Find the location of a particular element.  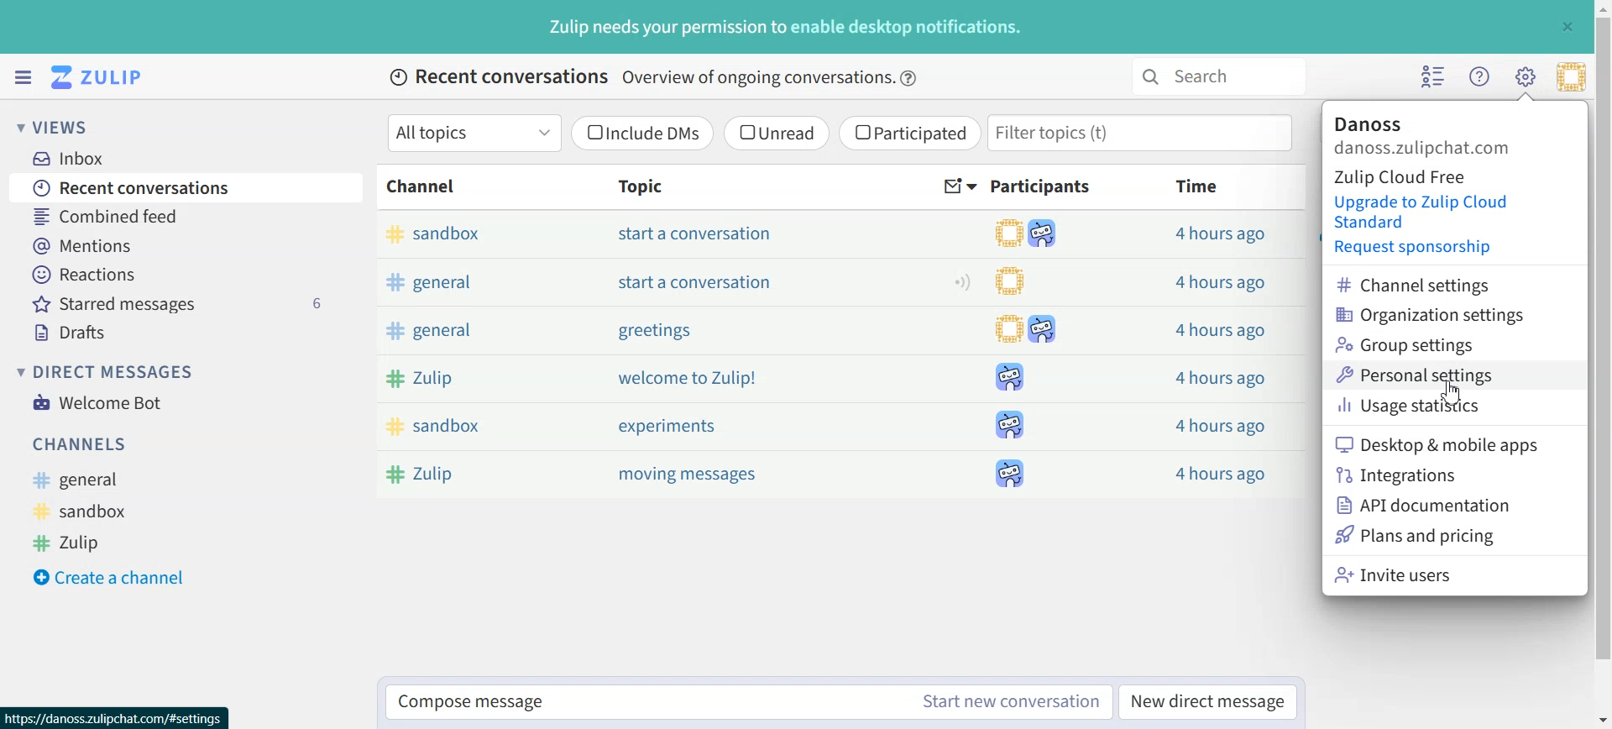

Usage Statistics is located at coordinates (1434, 405).